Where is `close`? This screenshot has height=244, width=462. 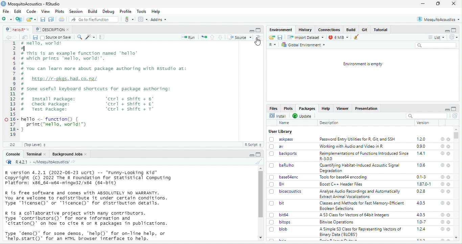
close is located at coordinates (449, 147).